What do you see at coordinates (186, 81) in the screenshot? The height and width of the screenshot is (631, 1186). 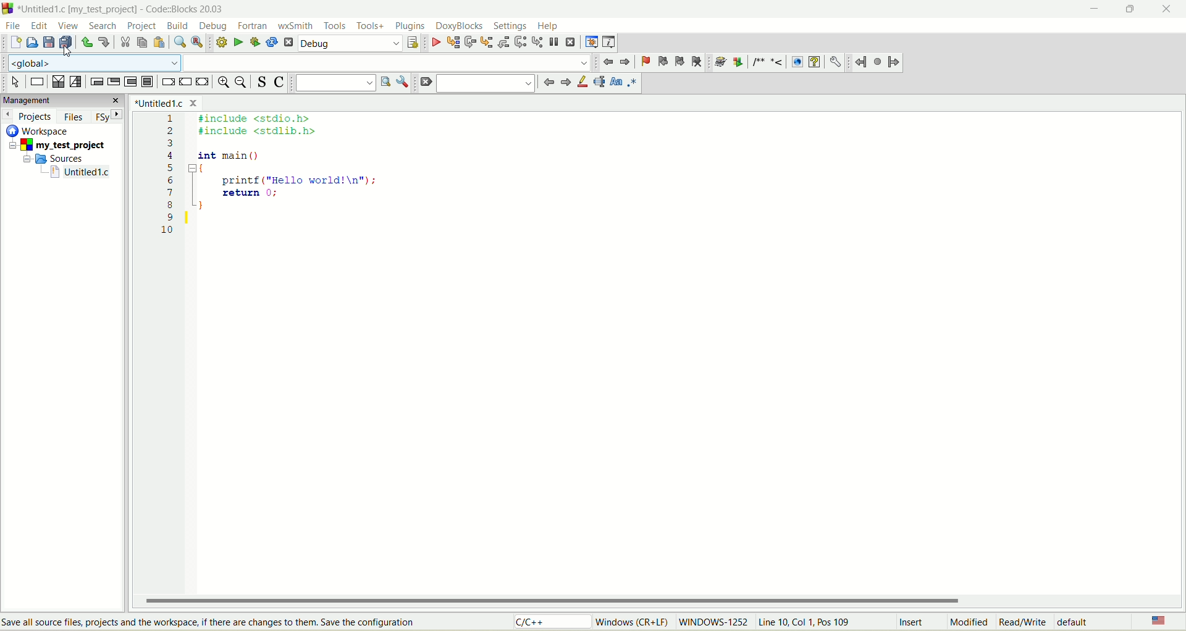 I see `continue instruction` at bounding box center [186, 81].